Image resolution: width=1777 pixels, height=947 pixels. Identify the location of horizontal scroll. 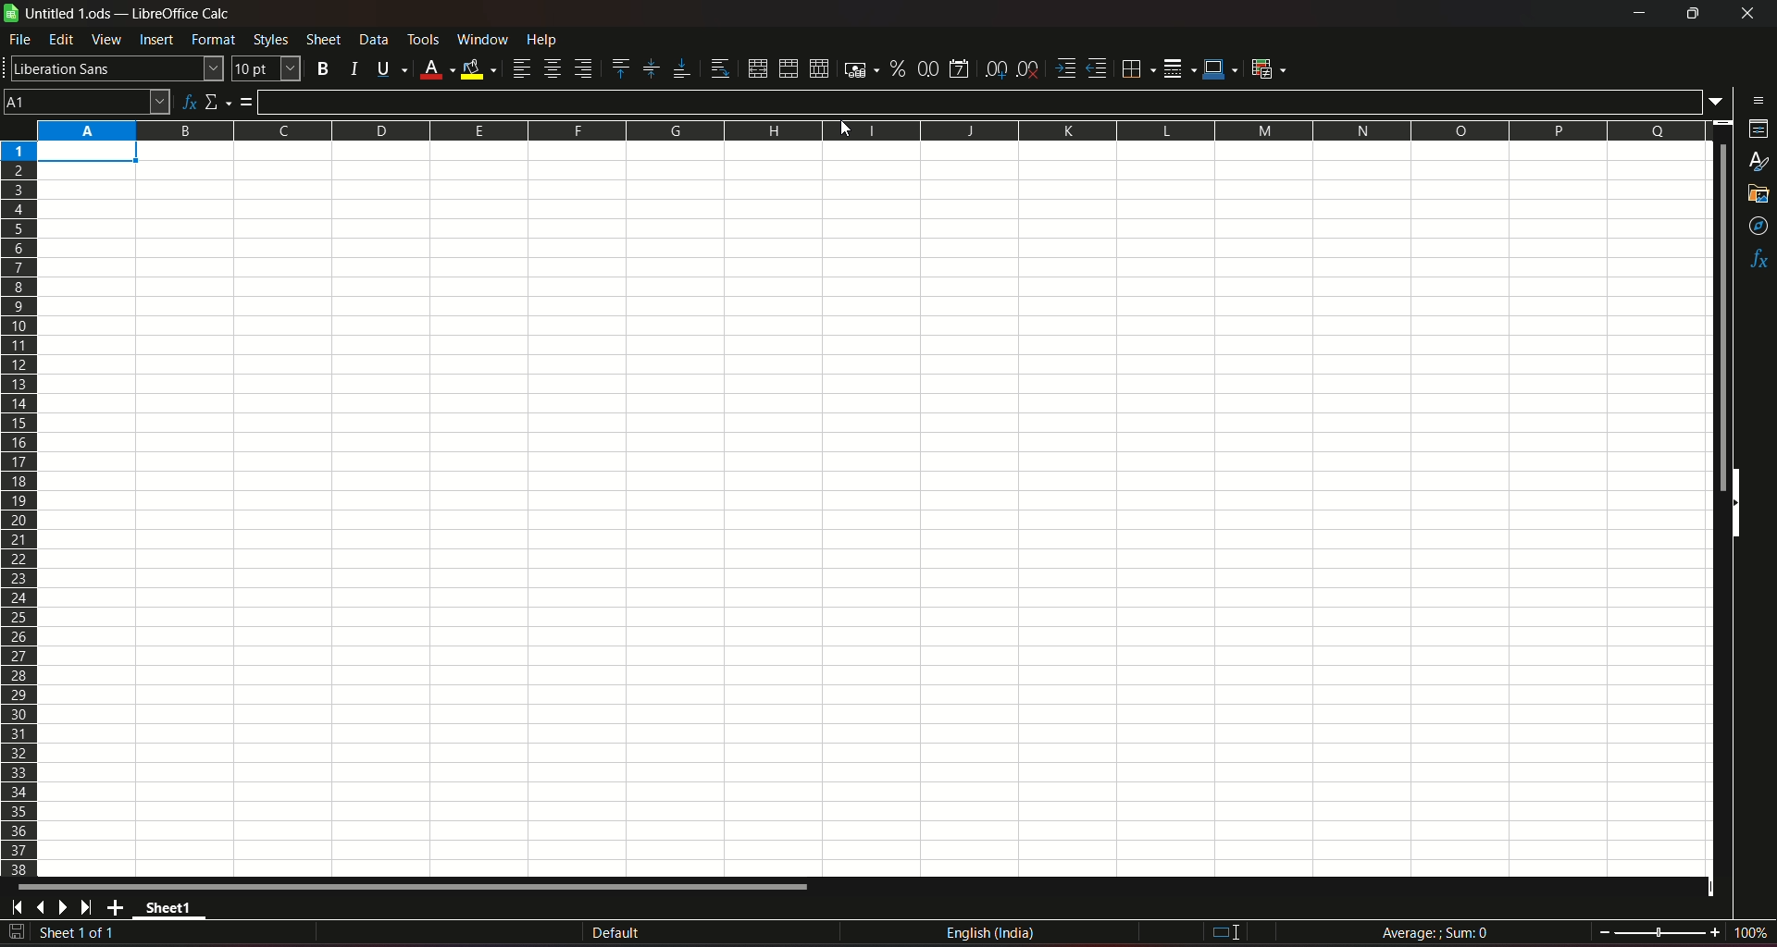
(418, 887).